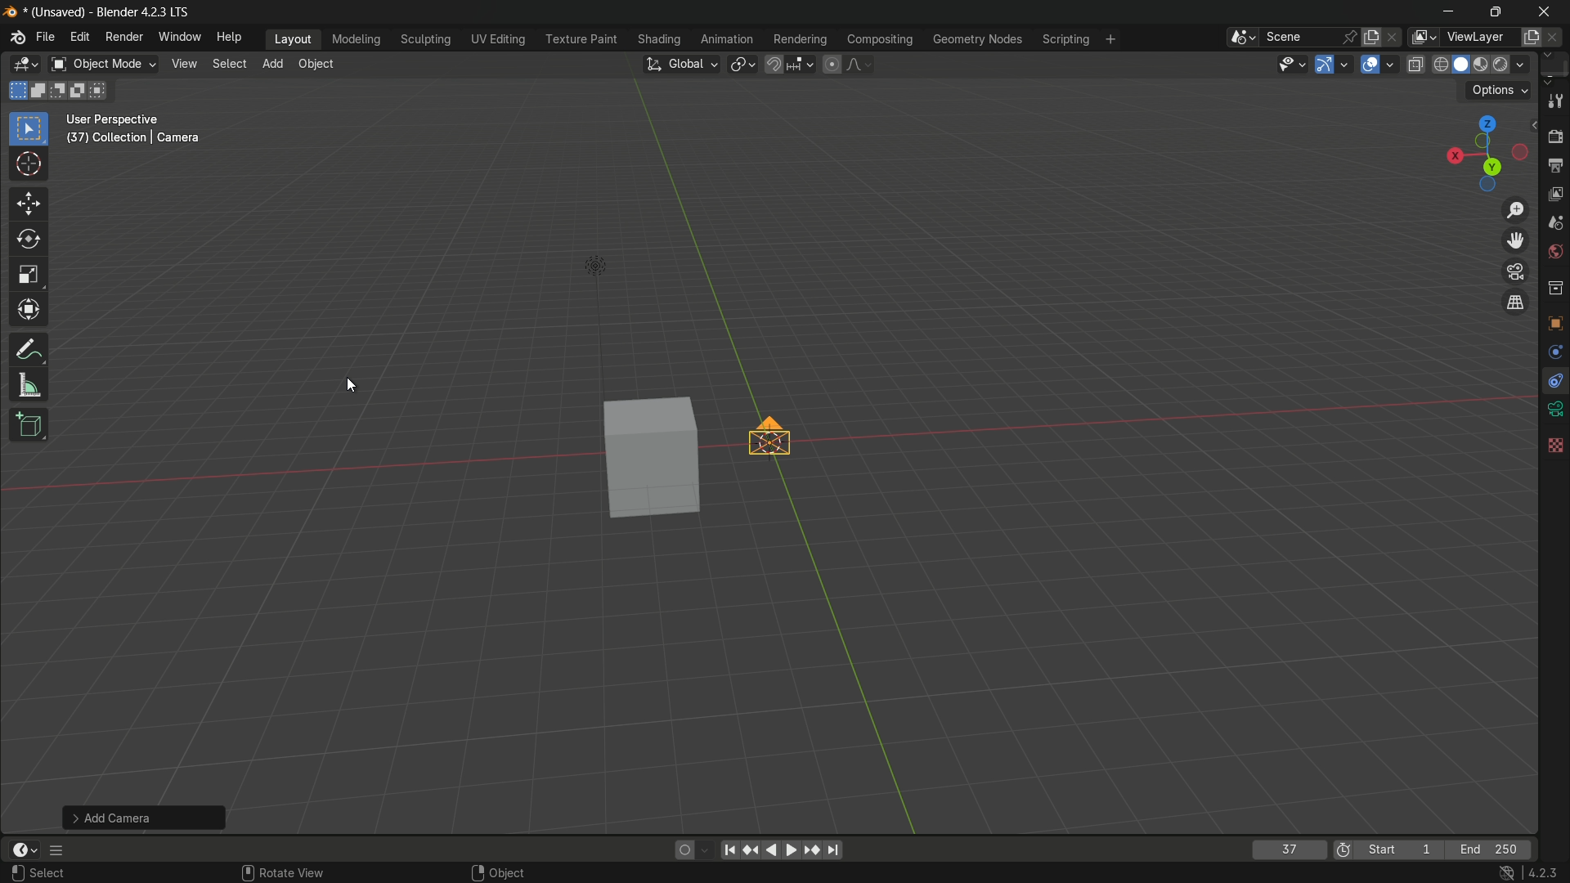  What do you see at coordinates (1297, 38) in the screenshot?
I see `scene name` at bounding box center [1297, 38].